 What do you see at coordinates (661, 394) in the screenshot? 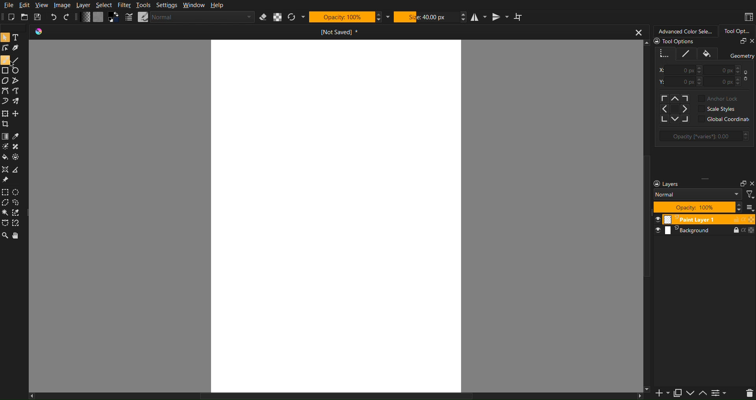
I see `Add Slide` at bounding box center [661, 394].